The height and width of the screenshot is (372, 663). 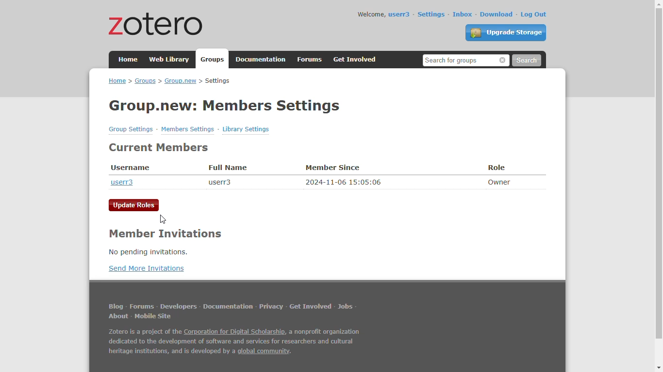 What do you see at coordinates (371, 14) in the screenshot?
I see `welcome,` at bounding box center [371, 14].